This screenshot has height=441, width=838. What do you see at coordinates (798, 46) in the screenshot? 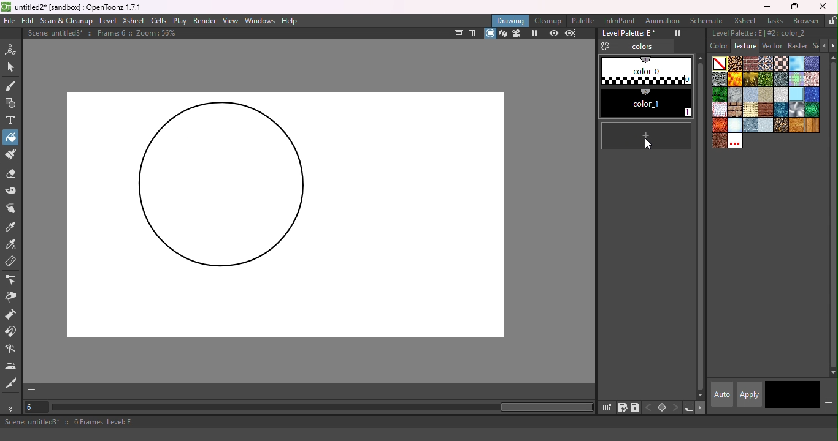
I see `Raster` at bounding box center [798, 46].